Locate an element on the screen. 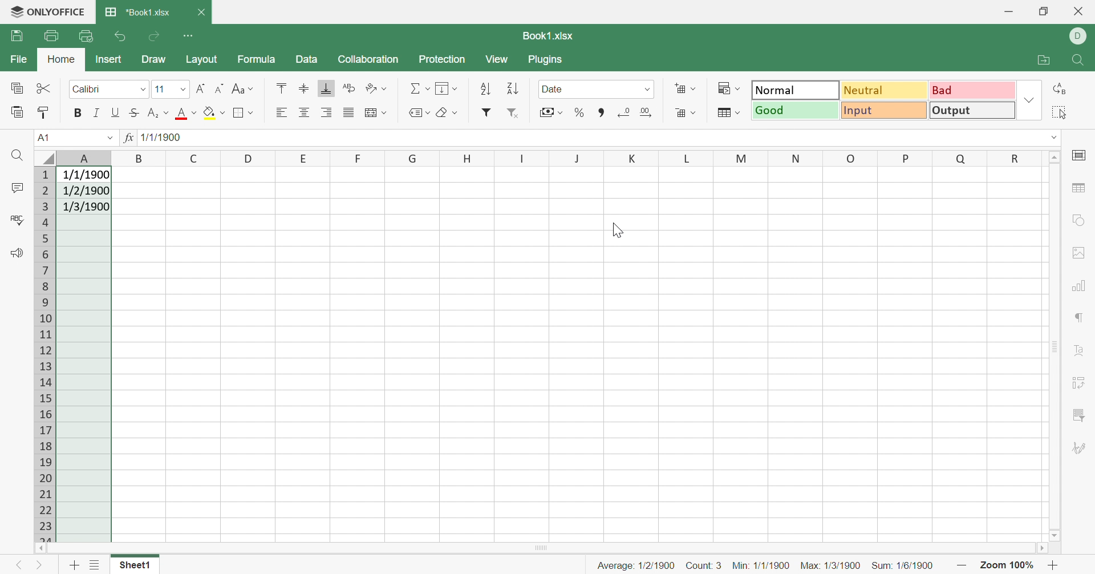  Scroll right is located at coordinates (1039, 548).